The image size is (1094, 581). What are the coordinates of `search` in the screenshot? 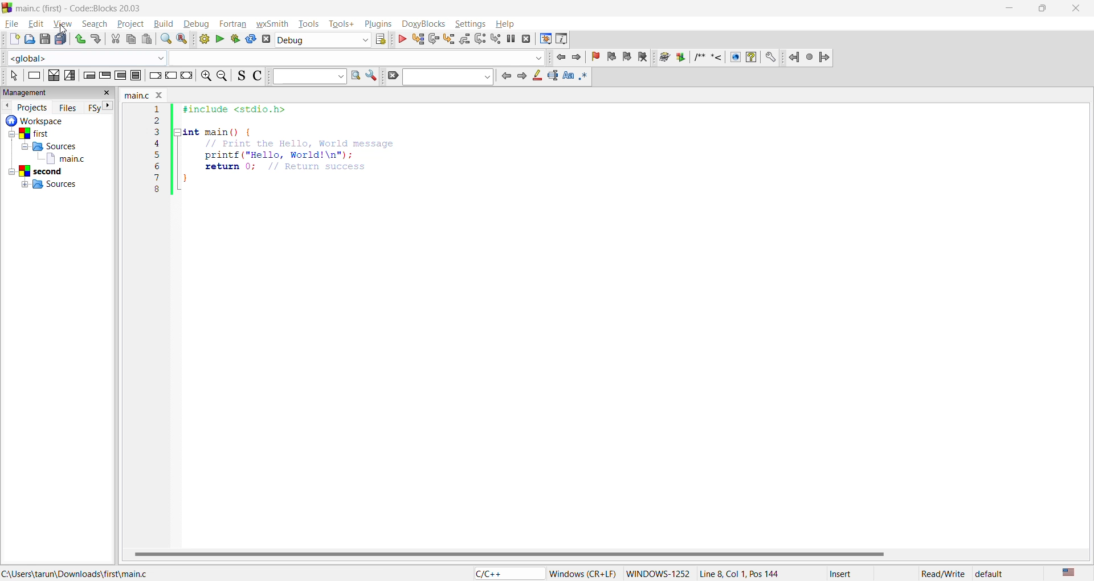 It's located at (95, 23).